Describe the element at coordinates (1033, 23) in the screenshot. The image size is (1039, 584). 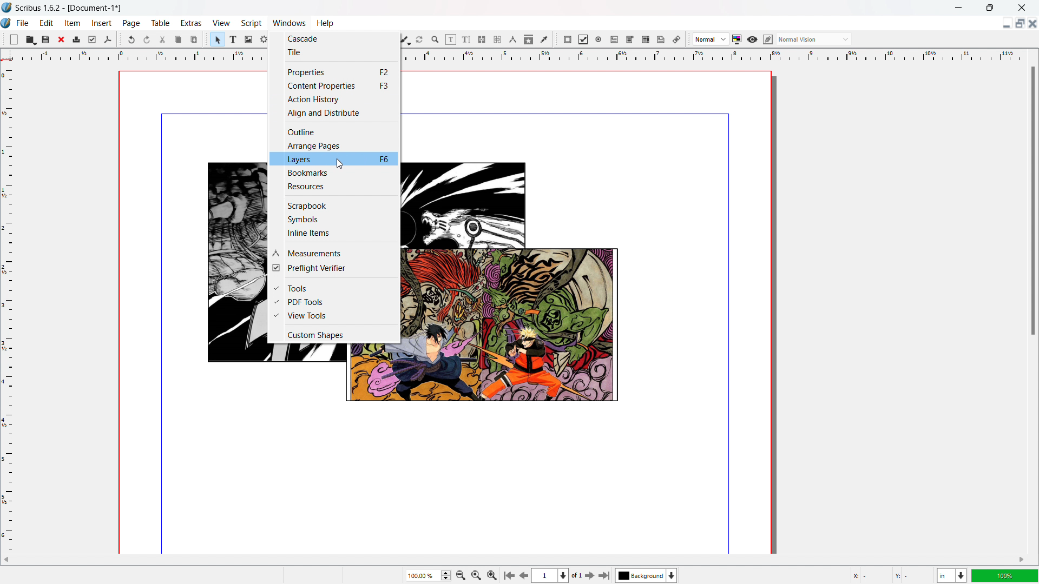
I see `close document` at that location.